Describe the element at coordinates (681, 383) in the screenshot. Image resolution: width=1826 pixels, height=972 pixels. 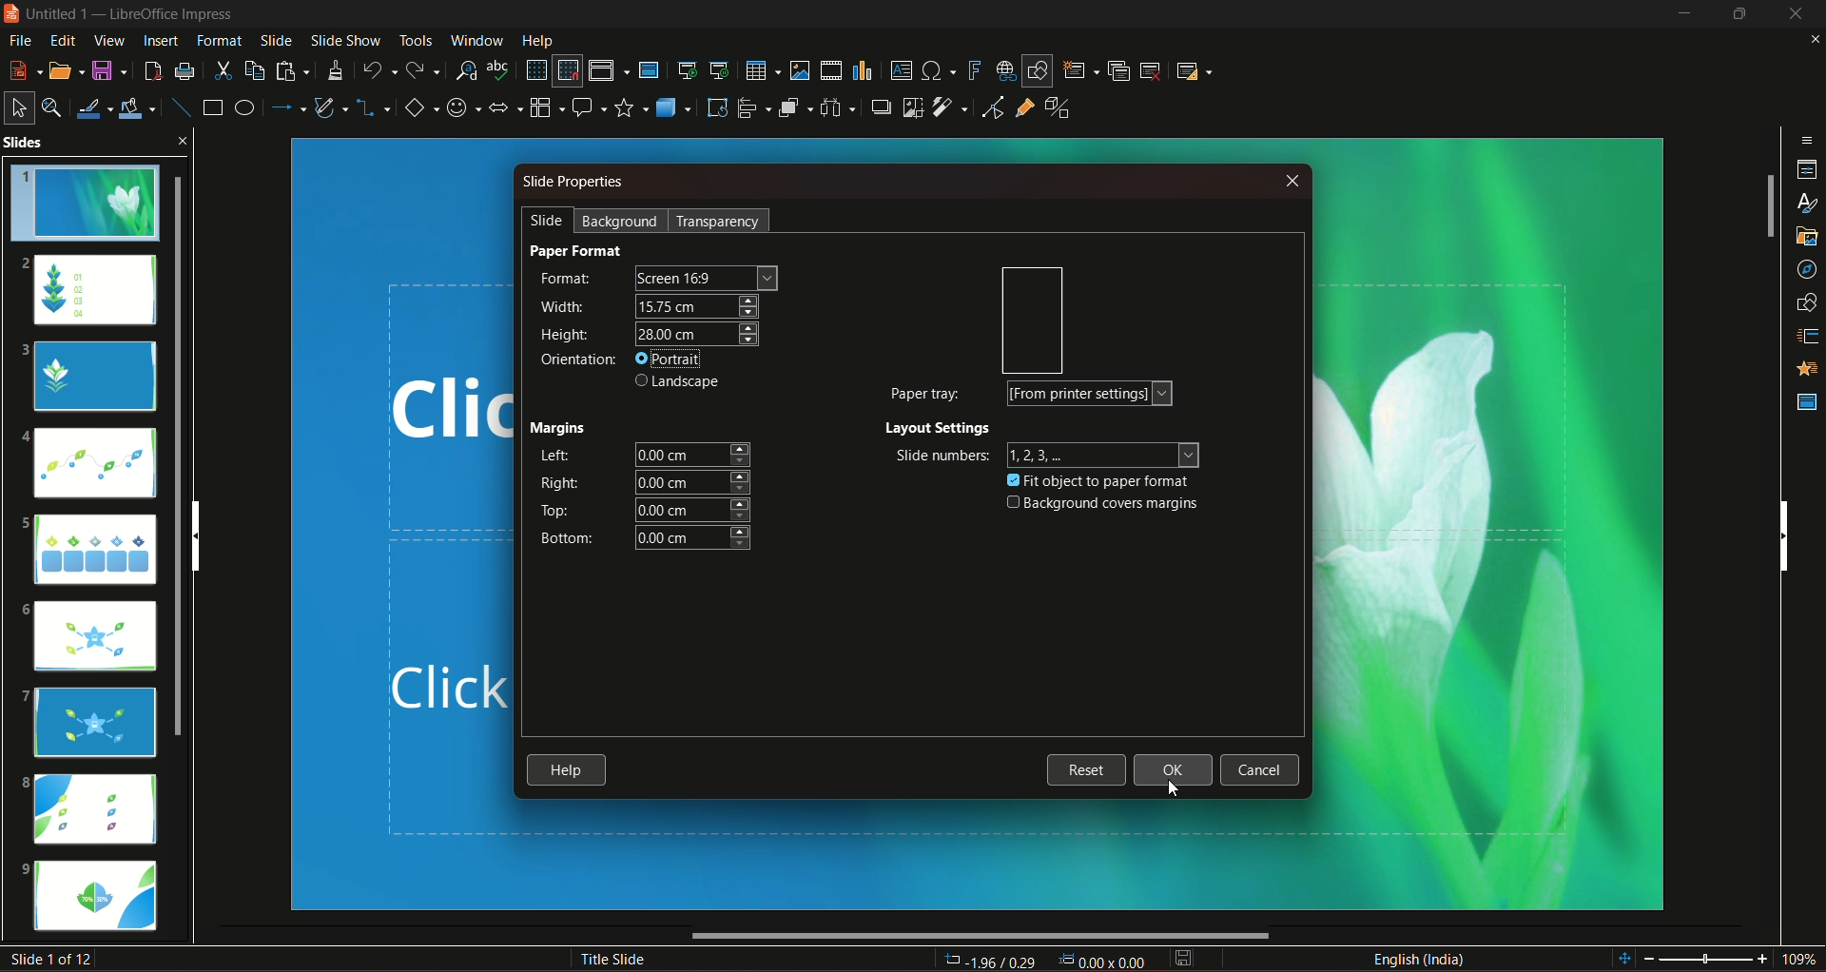
I see `landscape` at that location.